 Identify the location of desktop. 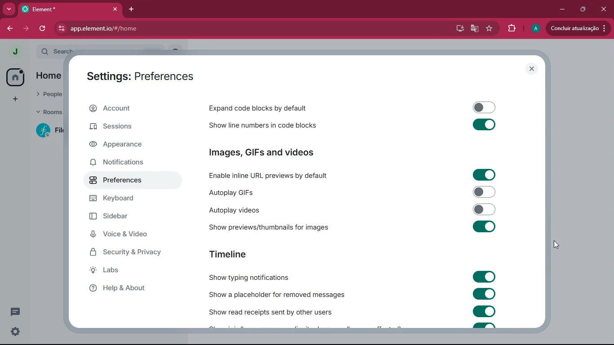
(459, 29).